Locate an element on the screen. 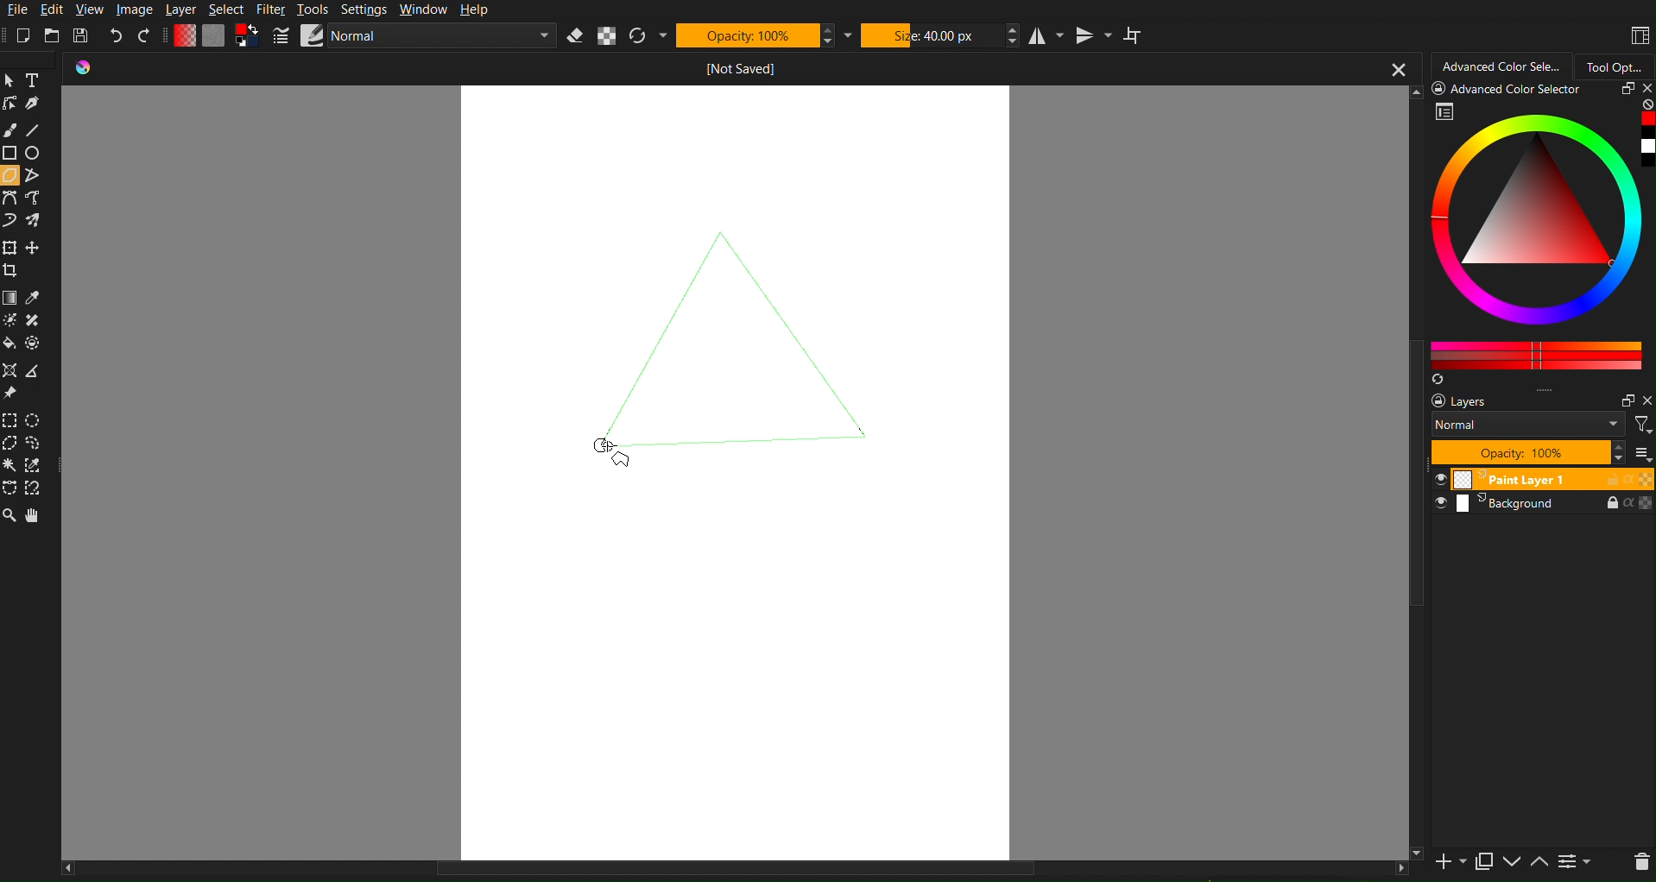  move layer up is located at coordinates (1540, 863).